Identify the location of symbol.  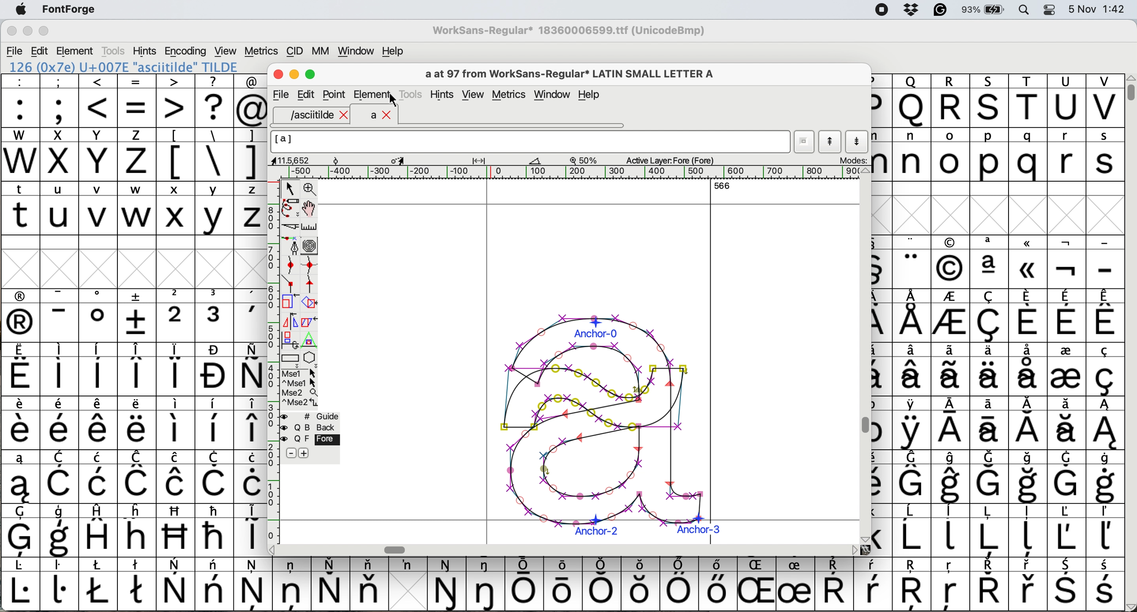
(138, 477).